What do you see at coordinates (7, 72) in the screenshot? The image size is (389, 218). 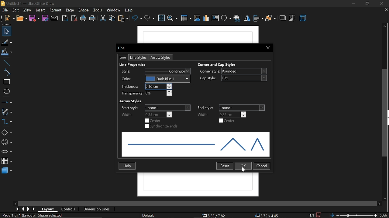 I see `curve` at bounding box center [7, 72].